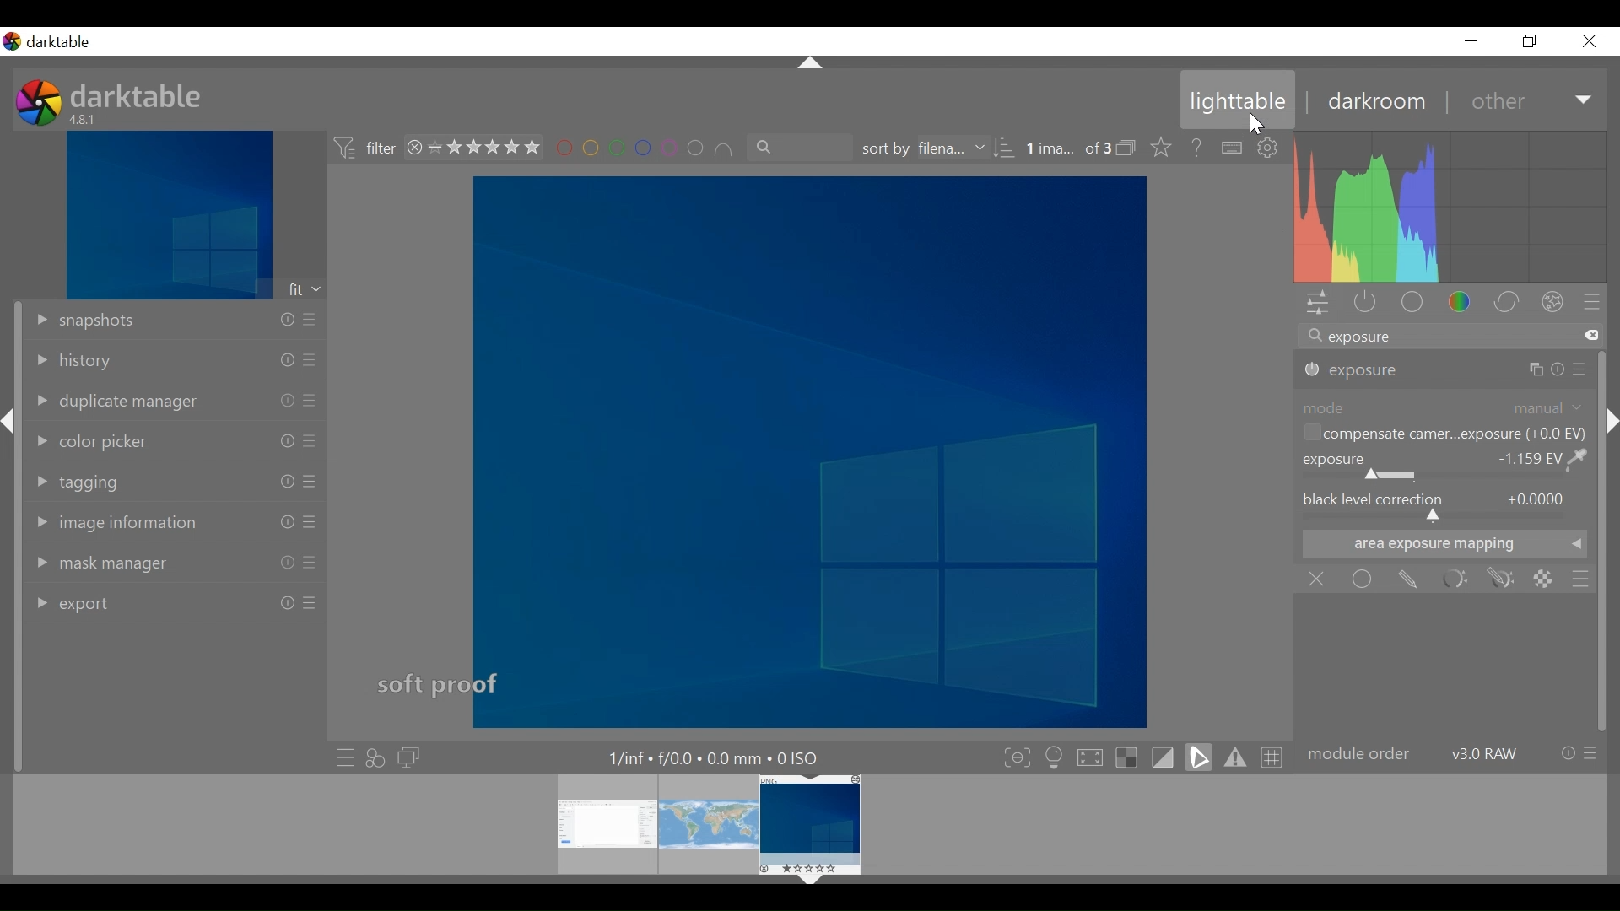 Image resolution: width=1620 pixels, height=911 pixels. What do you see at coordinates (1471, 41) in the screenshot?
I see `minimize` at bounding box center [1471, 41].